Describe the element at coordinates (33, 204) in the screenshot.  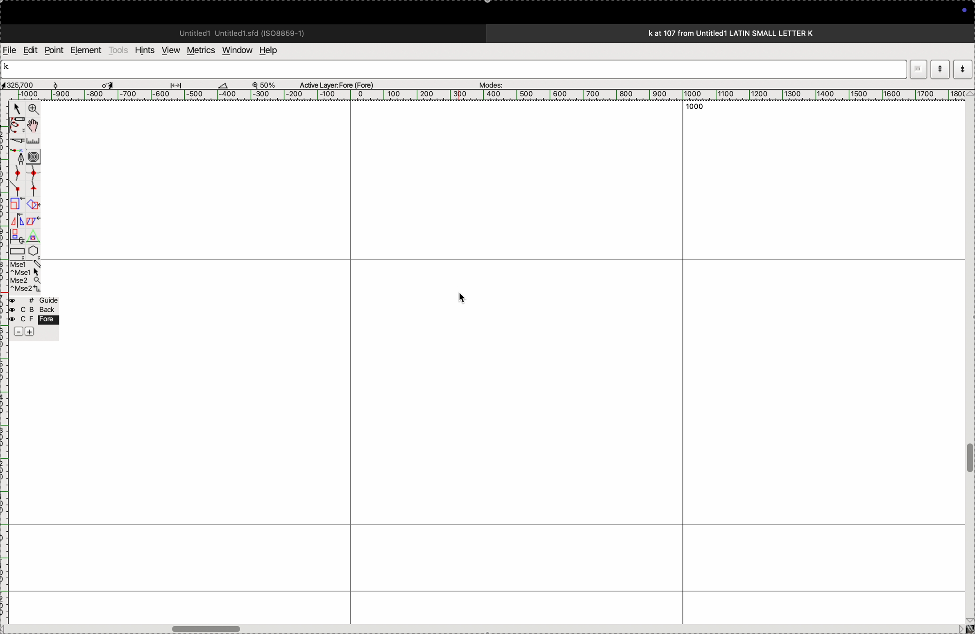
I see `shapes` at that location.